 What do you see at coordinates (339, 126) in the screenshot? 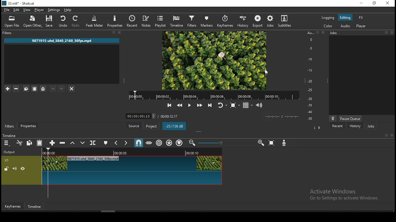
I see `recent` at bounding box center [339, 126].